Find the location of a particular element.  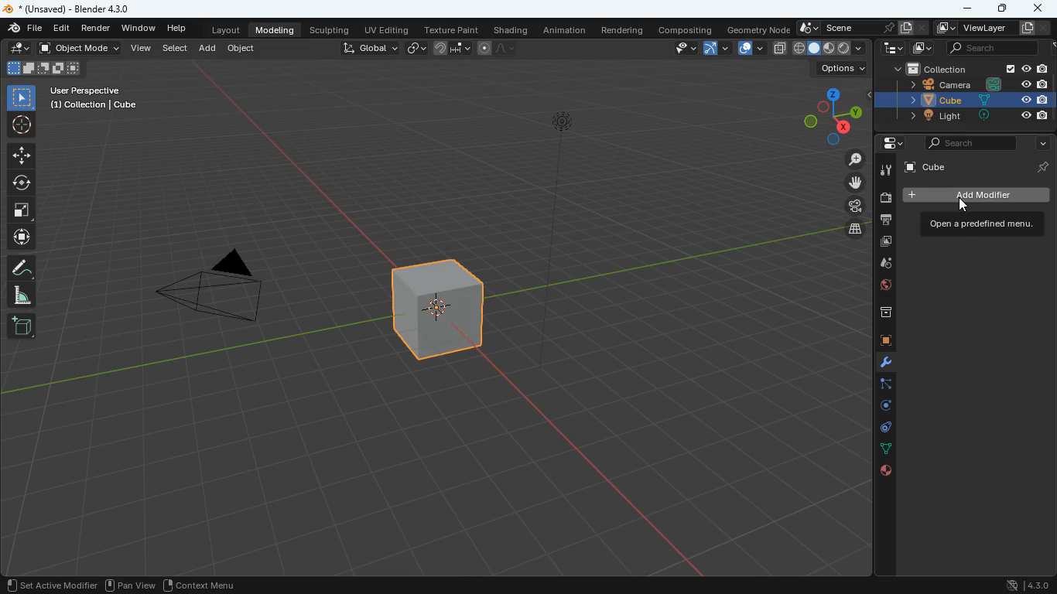

light is located at coordinates (976, 115).